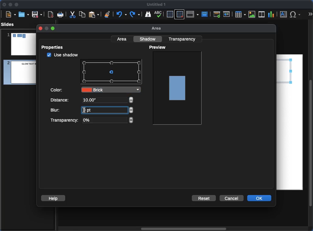 Image resolution: width=313 pixels, height=231 pixels. Describe the element at coordinates (182, 229) in the screenshot. I see `Scroll` at that location.